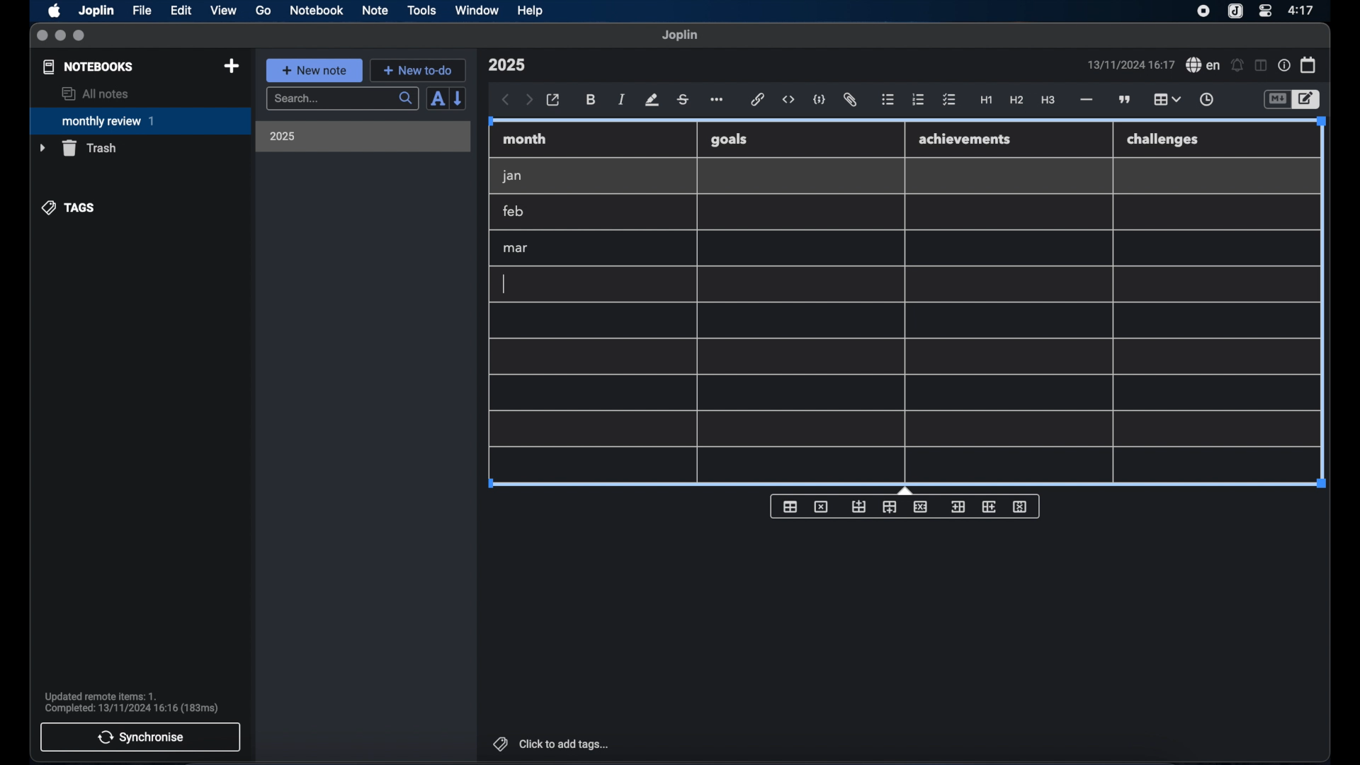 This screenshot has width=1360, height=765. I want to click on strikethrough, so click(682, 100).